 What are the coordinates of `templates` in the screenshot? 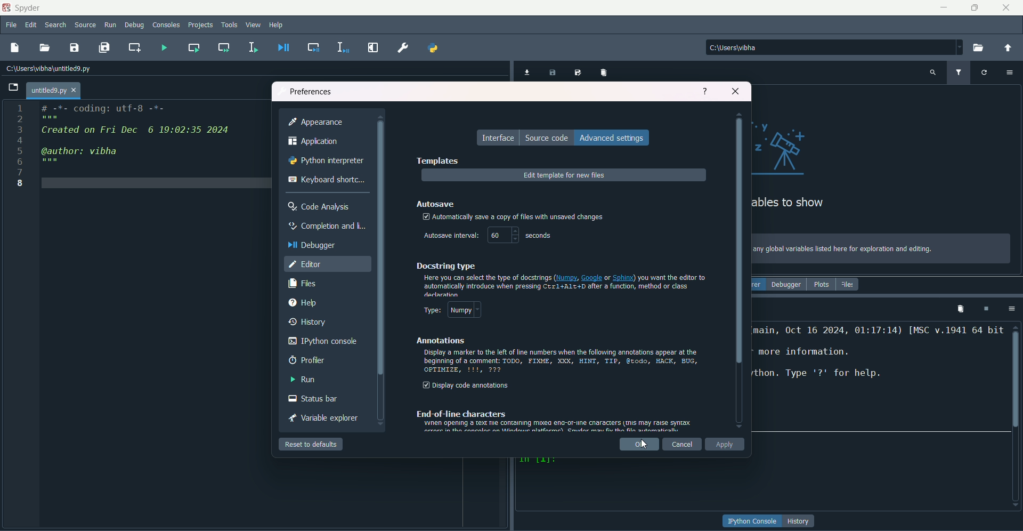 It's located at (436, 160).